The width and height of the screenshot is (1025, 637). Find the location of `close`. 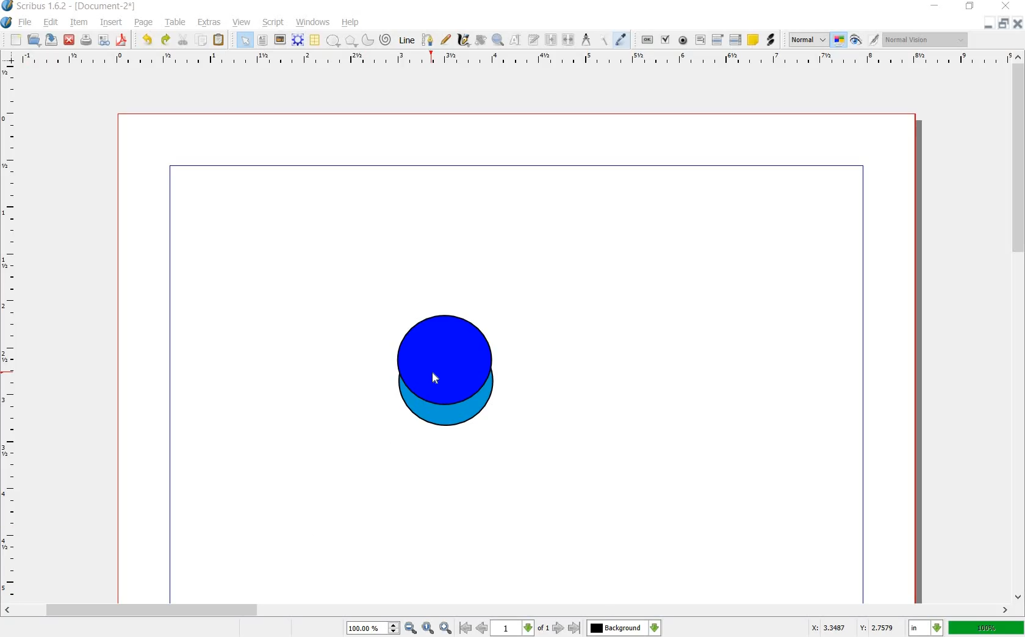

close is located at coordinates (1008, 6).